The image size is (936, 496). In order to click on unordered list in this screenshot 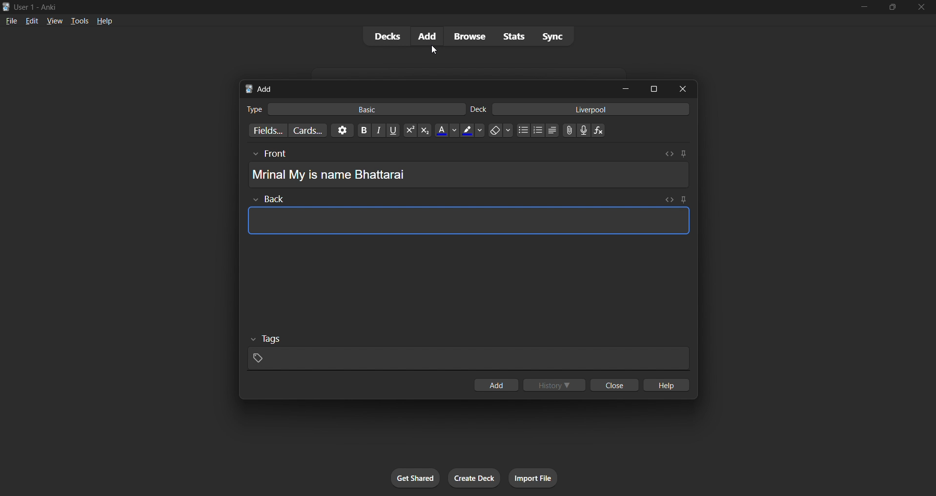, I will do `click(549, 131)`.